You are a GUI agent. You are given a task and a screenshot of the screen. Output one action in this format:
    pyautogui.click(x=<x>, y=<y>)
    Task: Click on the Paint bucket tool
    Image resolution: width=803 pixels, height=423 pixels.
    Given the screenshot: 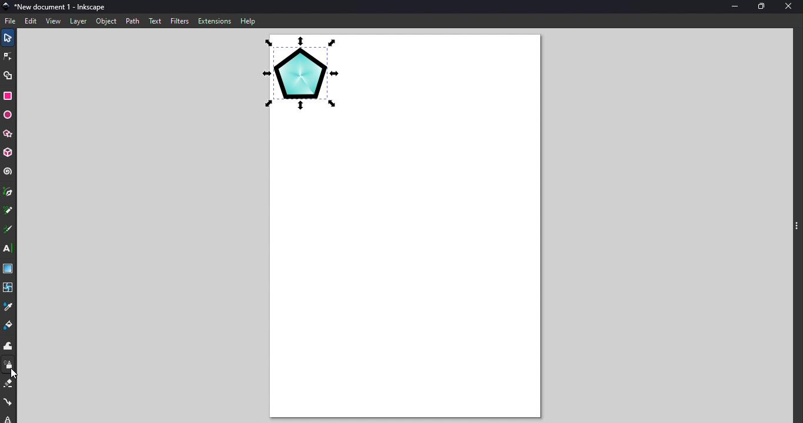 What is the action you would take?
    pyautogui.click(x=8, y=327)
    